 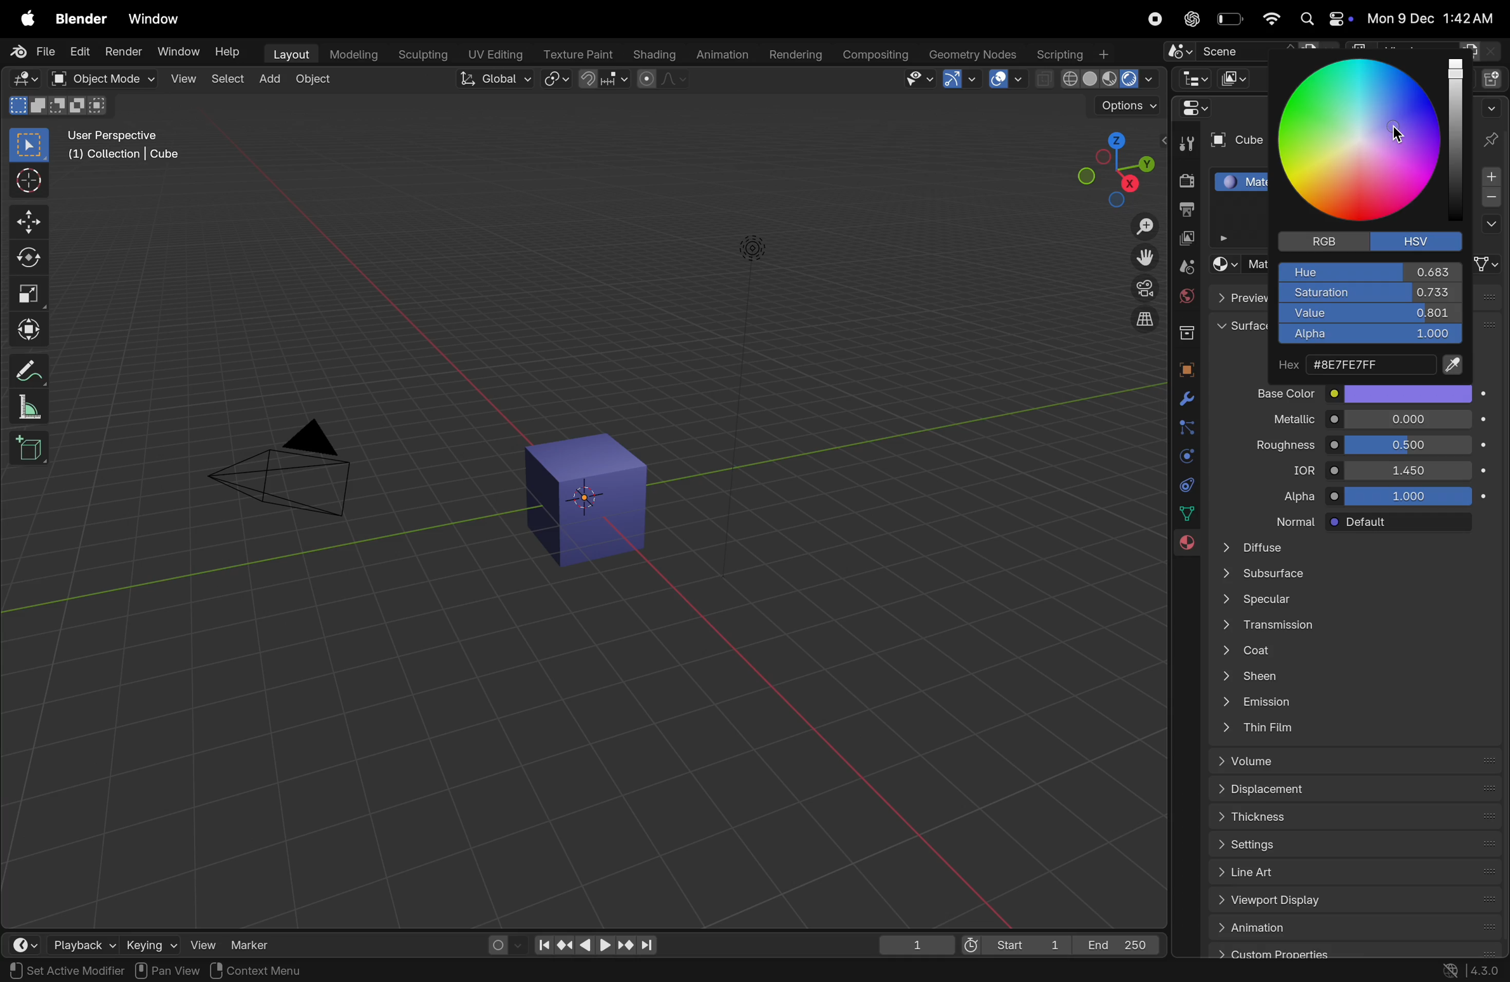 What do you see at coordinates (126, 147) in the screenshot?
I see `use perspective` at bounding box center [126, 147].